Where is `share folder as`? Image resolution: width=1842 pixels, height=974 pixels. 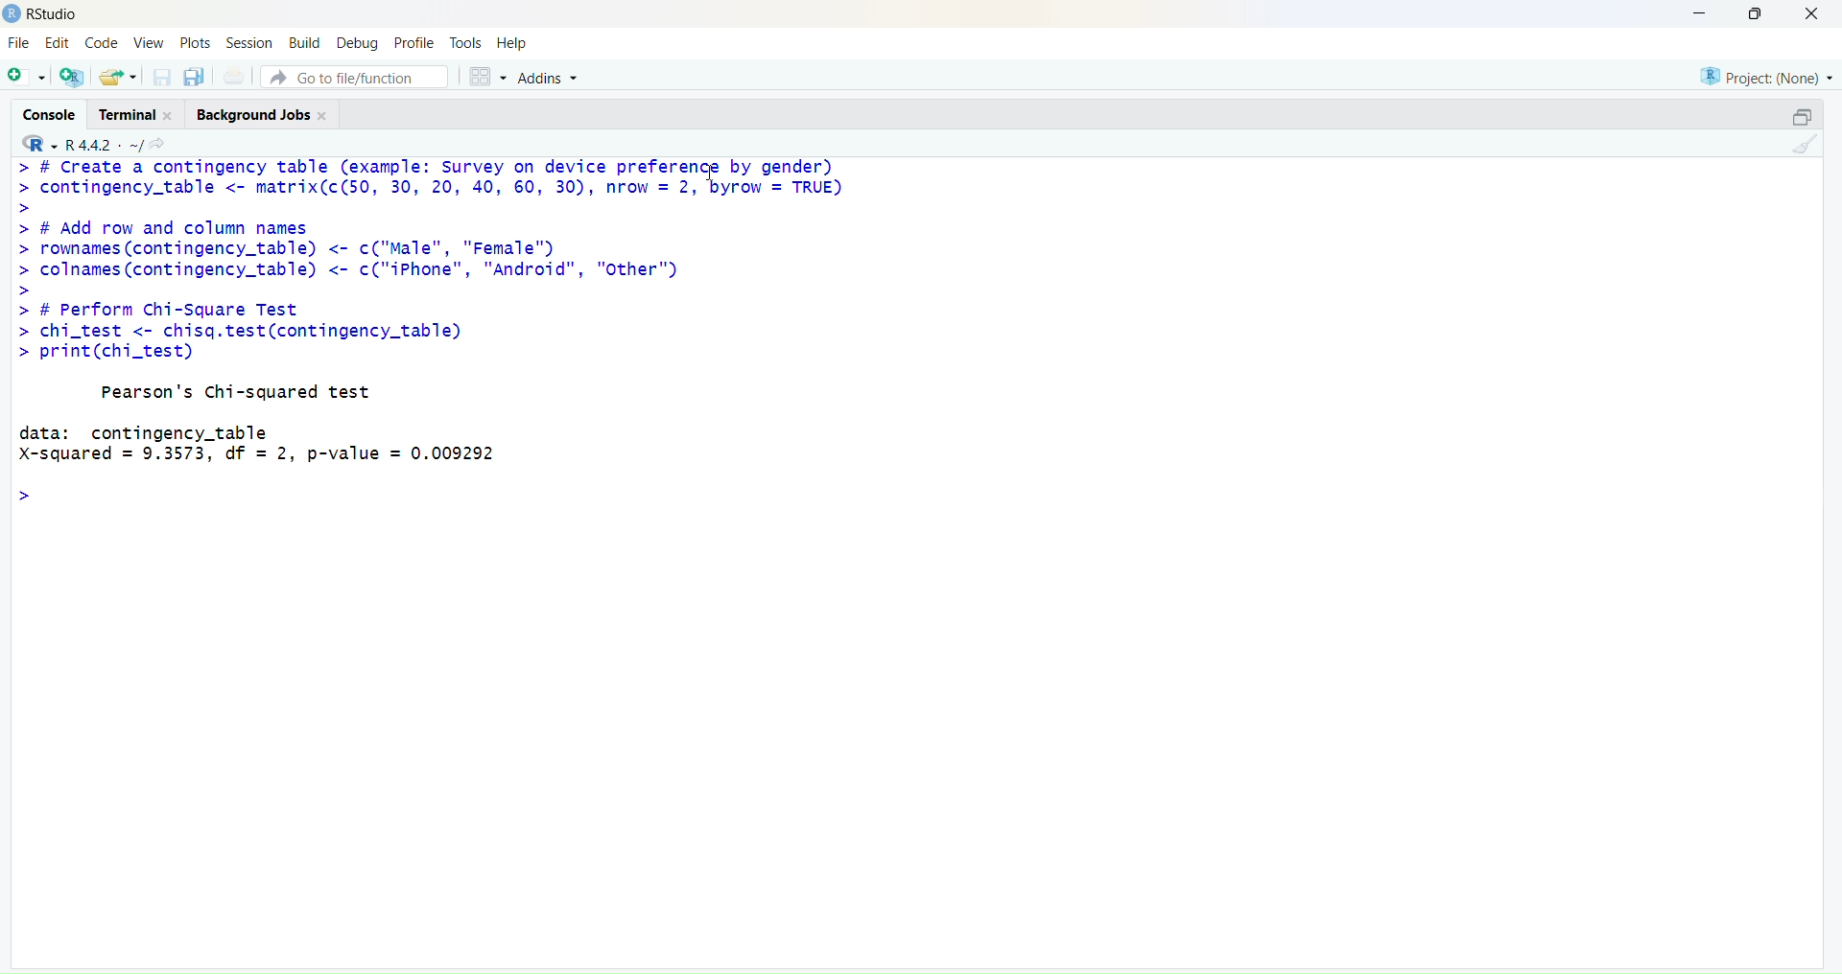 share folder as is located at coordinates (117, 76).